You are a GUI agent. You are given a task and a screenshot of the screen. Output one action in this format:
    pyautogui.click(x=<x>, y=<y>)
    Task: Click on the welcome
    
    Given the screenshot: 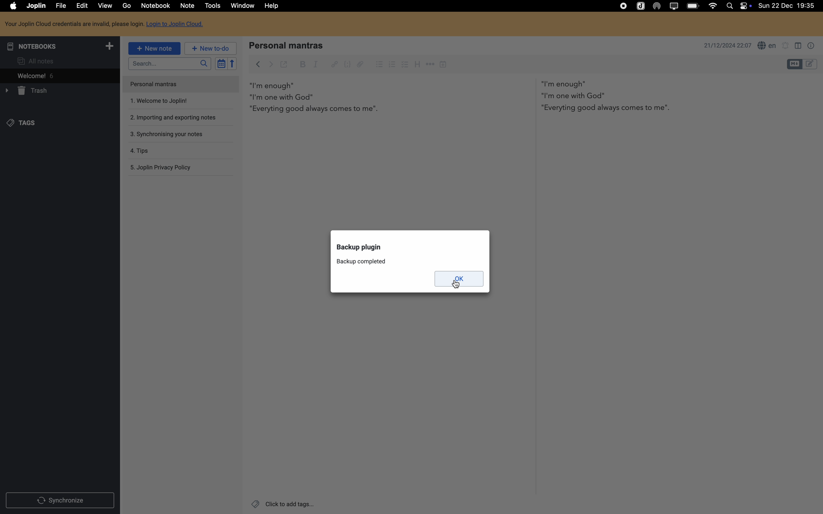 What is the action you would take?
    pyautogui.click(x=58, y=76)
    